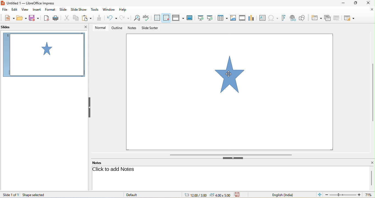 This screenshot has width=375, height=198. I want to click on undo, so click(111, 18).